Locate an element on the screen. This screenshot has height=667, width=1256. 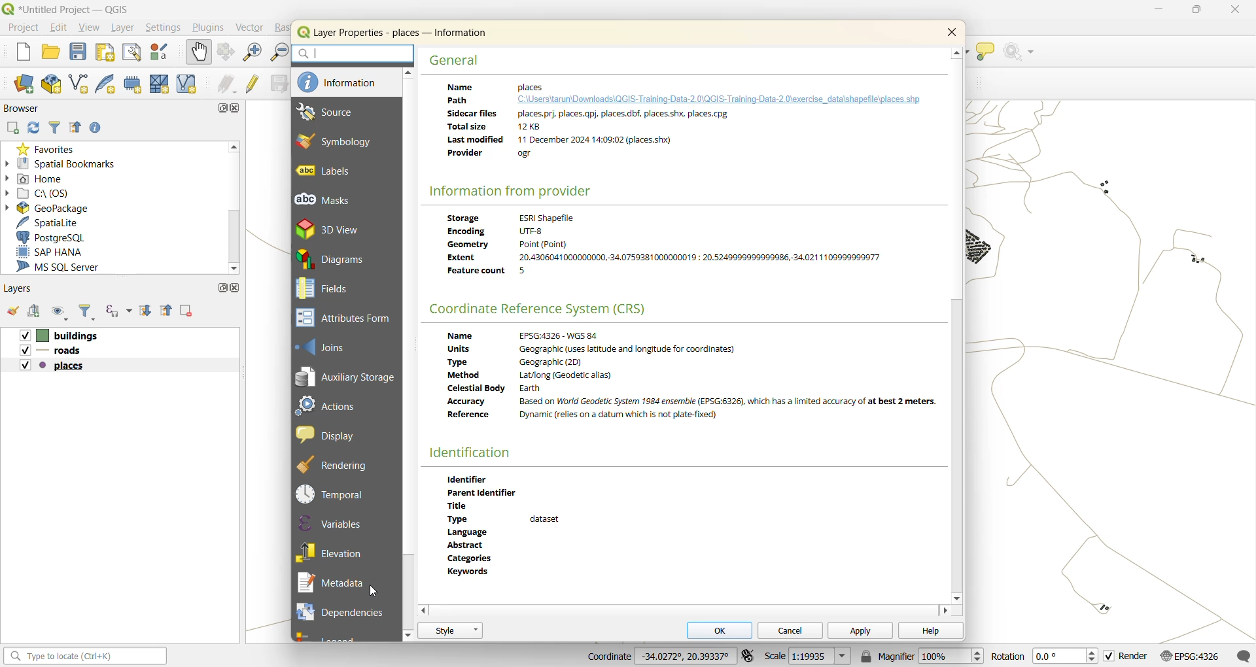
information is located at coordinates (349, 84).